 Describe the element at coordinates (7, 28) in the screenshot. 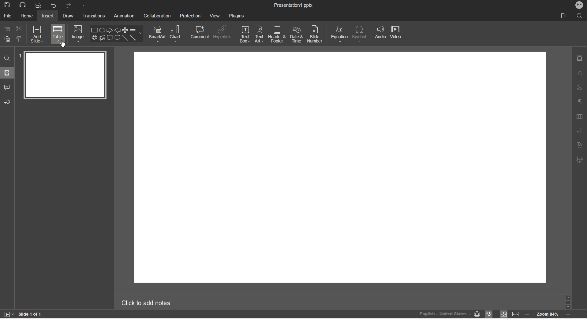

I see `Copy` at that location.